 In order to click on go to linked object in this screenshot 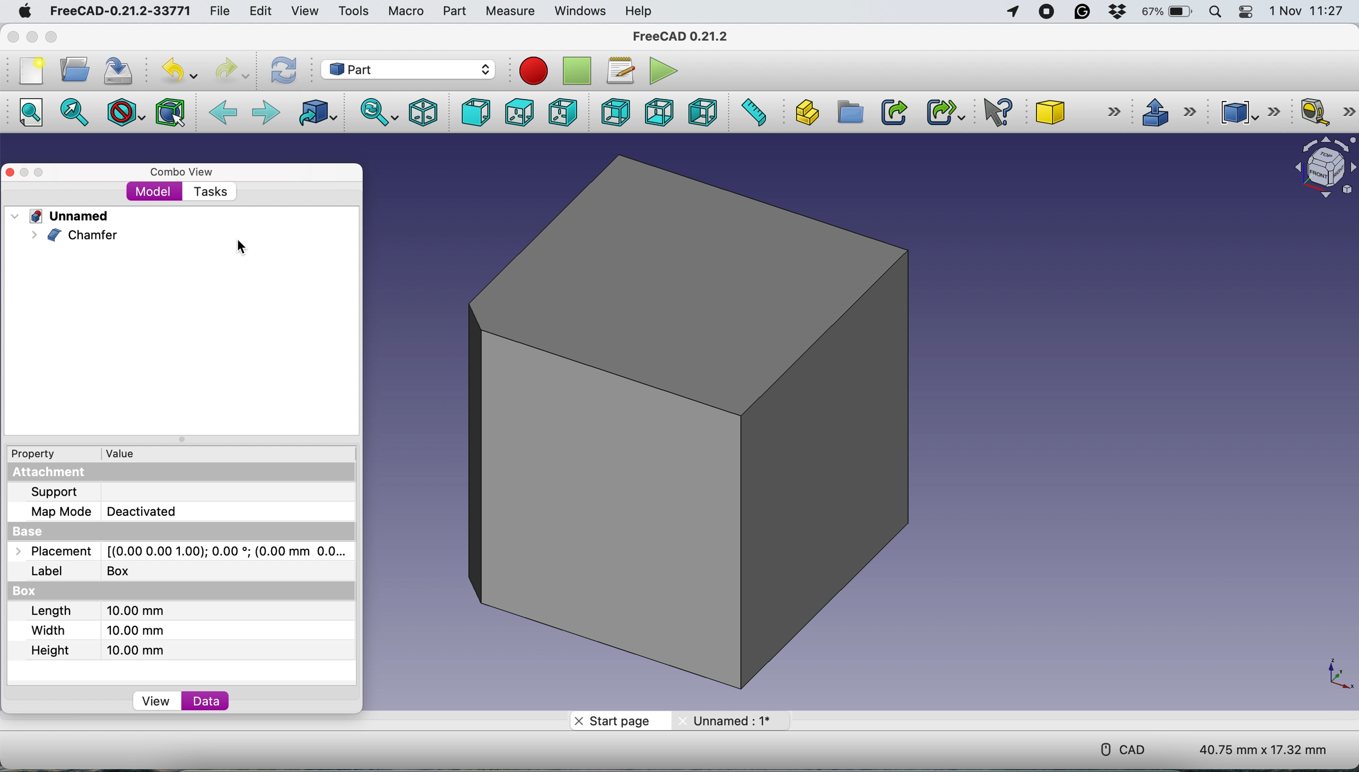, I will do `click(313, 112)`.